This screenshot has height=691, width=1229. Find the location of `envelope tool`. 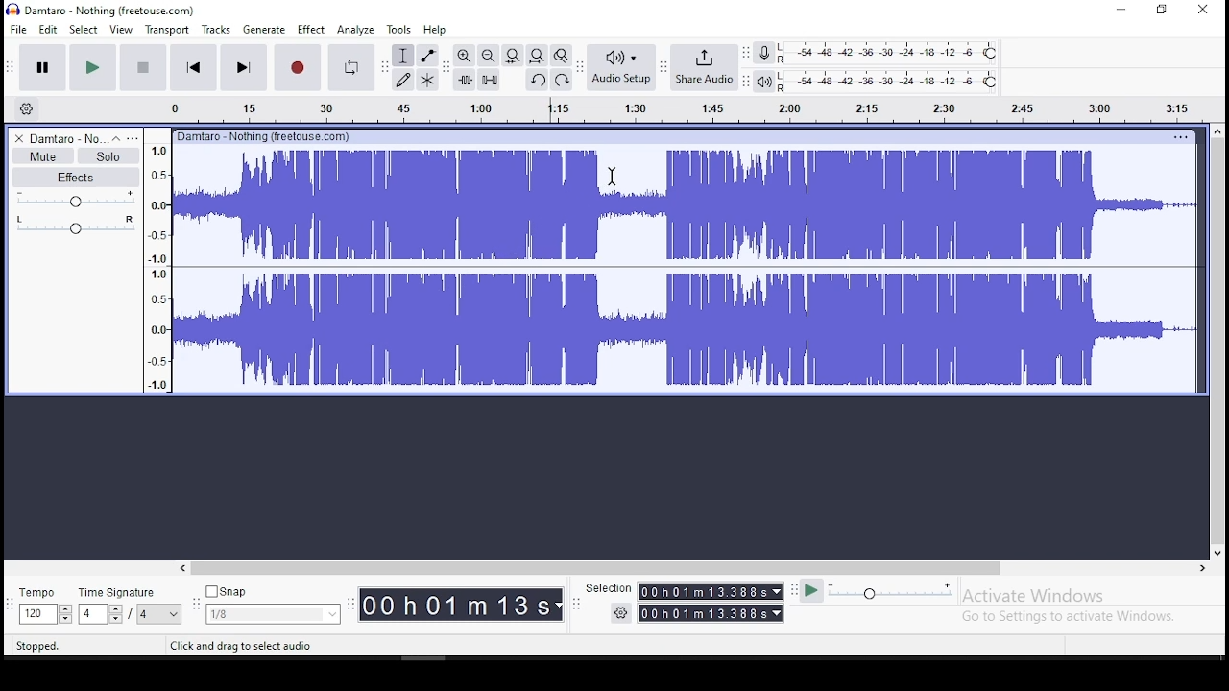

envelope tool is located at coordinates (427, 55).